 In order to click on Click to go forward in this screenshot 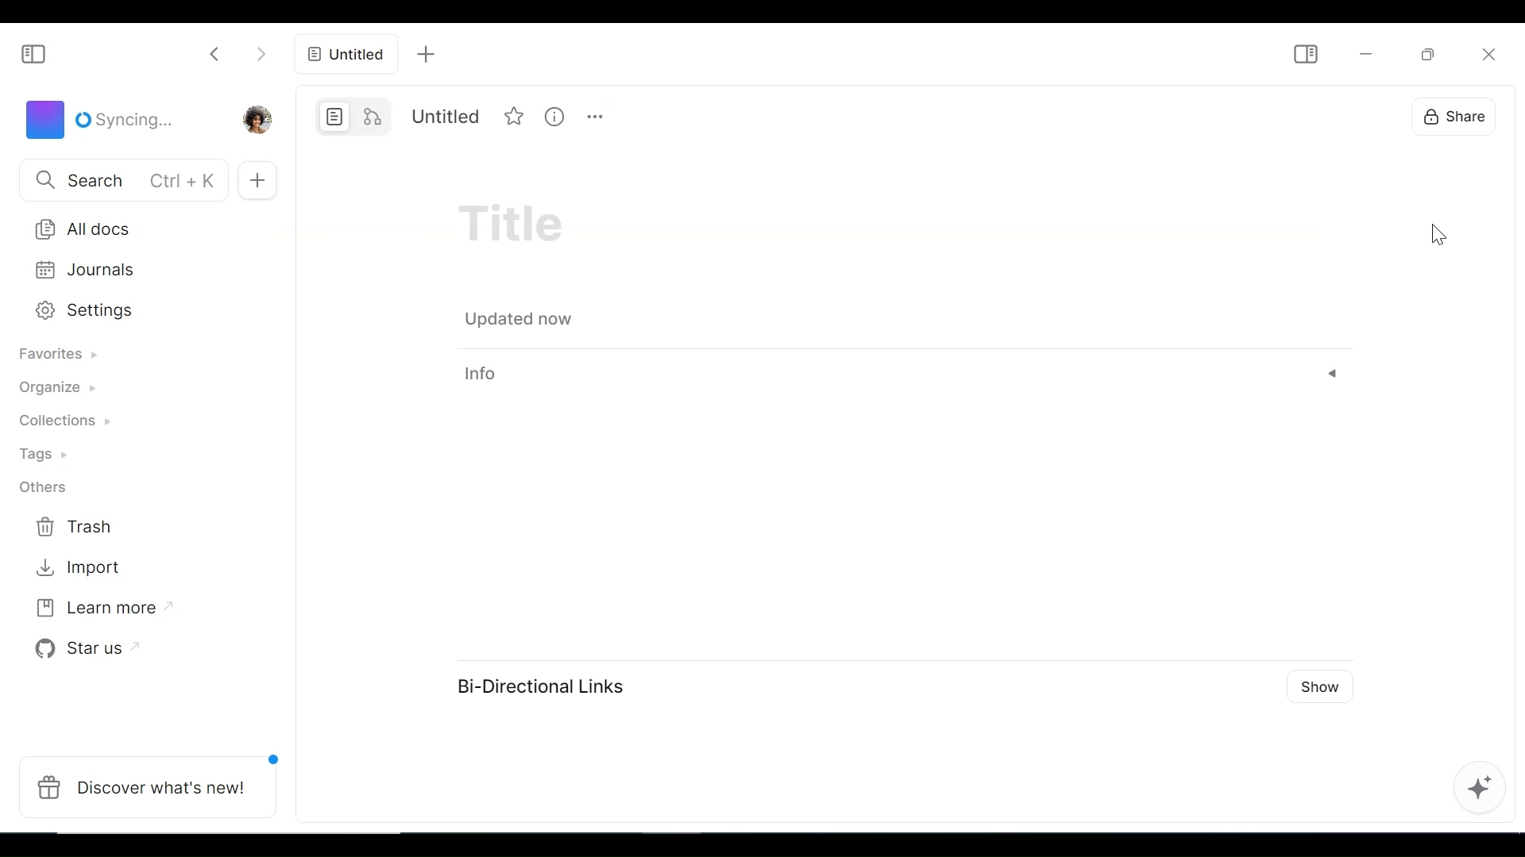, I will do `click(264, 55)`.